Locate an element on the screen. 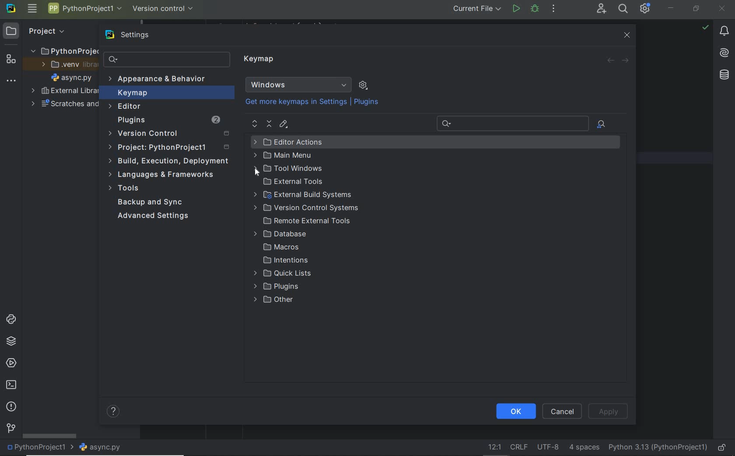 The width and height of the screenshot is (735, 456). Version control is located at coordinates (170, 134).